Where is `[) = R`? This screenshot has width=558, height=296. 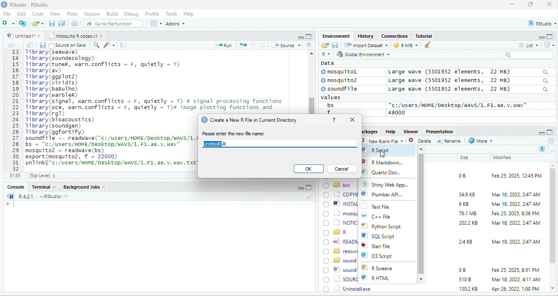
[) = R is located at coordinates (340, 232).